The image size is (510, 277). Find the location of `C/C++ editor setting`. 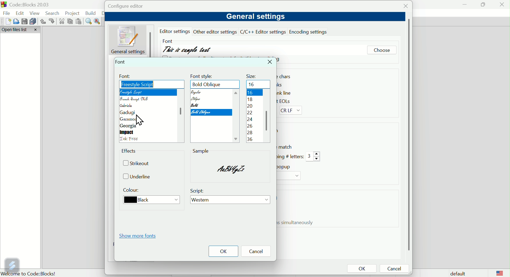

C/C++ editor setting is located at coordinates (263, 32).